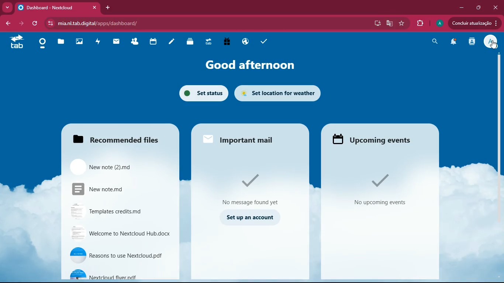 The height and width of the screenshot is (283, 504). I want to click on Templates credits.md, so click(107, 211).